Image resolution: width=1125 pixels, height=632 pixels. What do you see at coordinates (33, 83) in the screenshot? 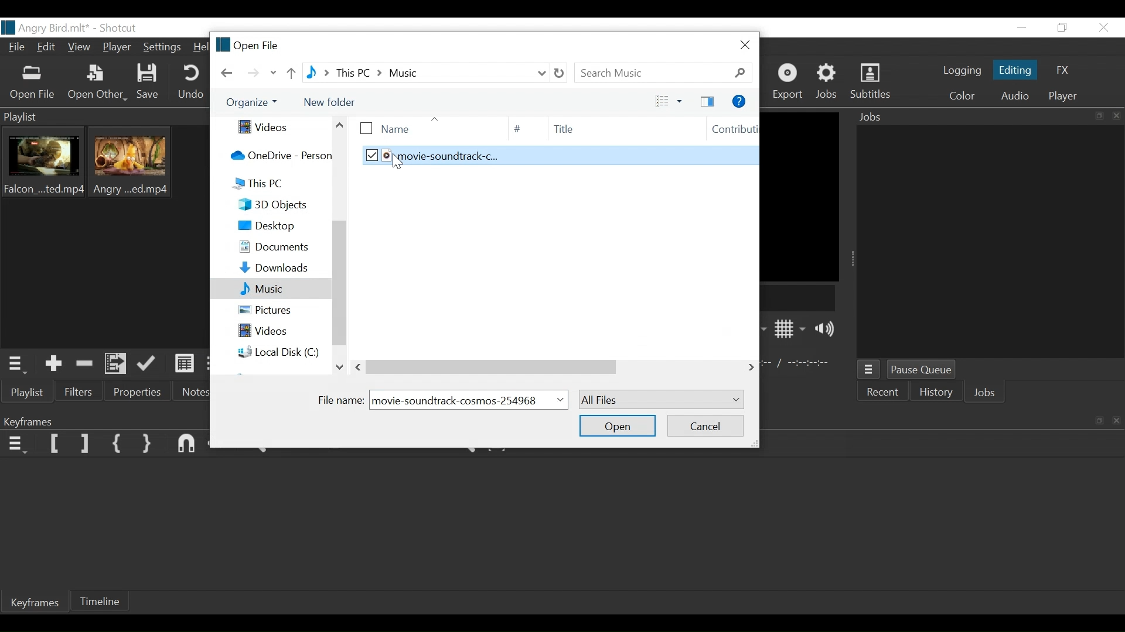
I see `Open File` at bounding box center [33, 83].